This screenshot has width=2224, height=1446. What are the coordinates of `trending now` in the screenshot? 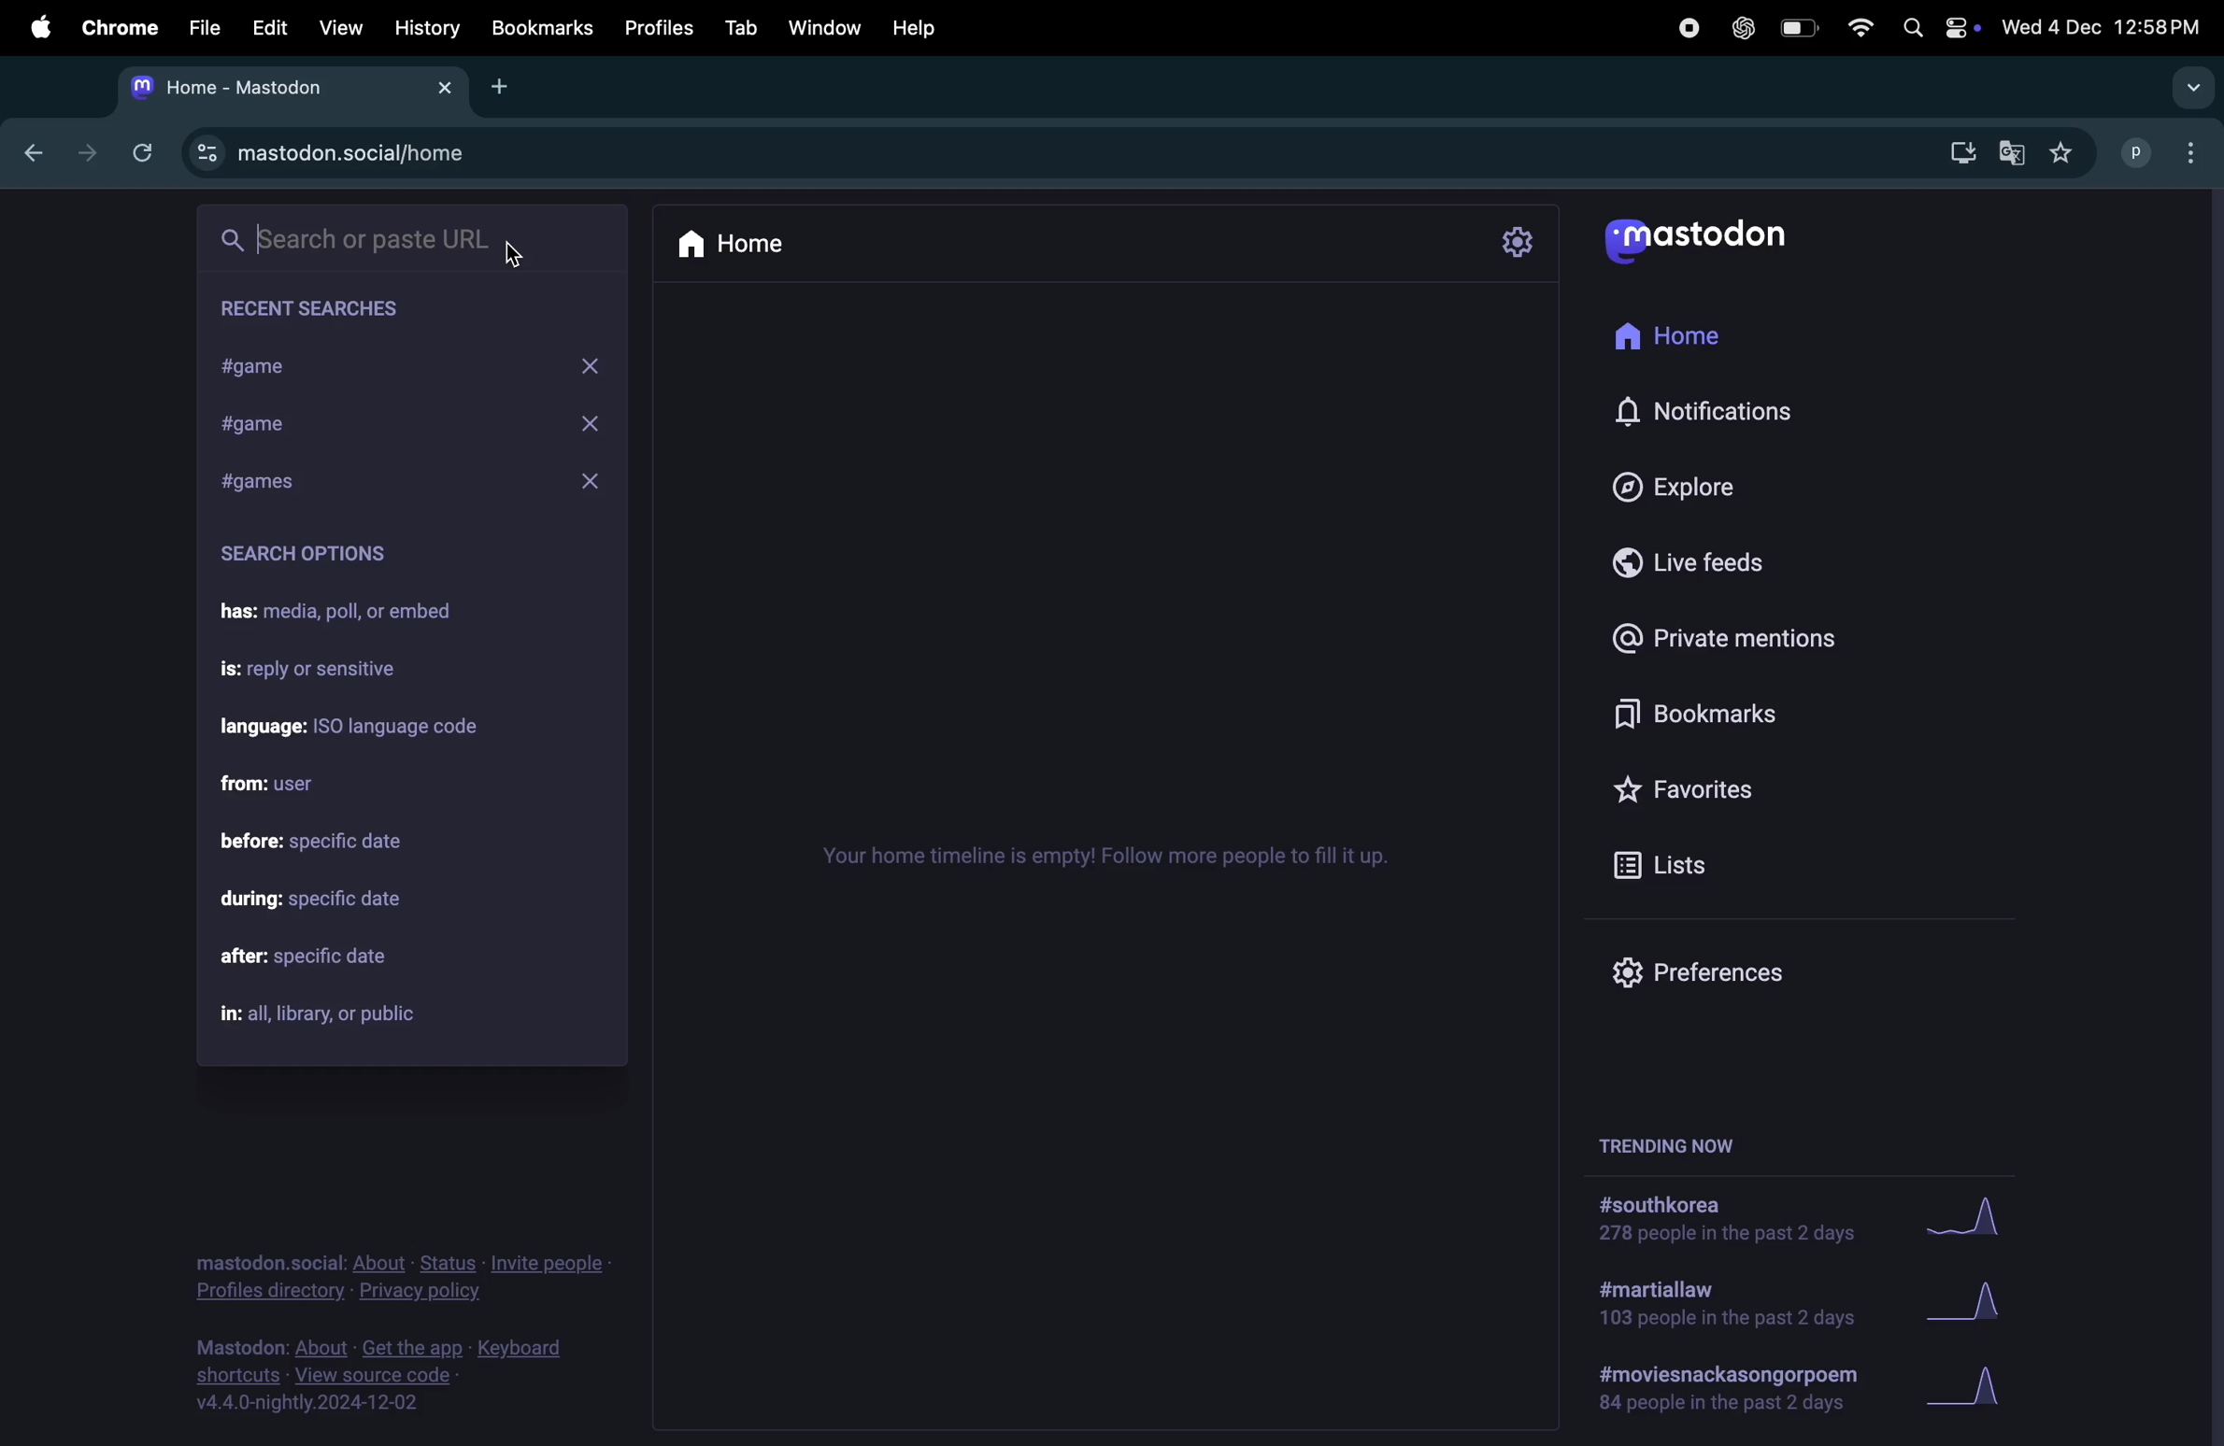 It's located at (1732, 1395).